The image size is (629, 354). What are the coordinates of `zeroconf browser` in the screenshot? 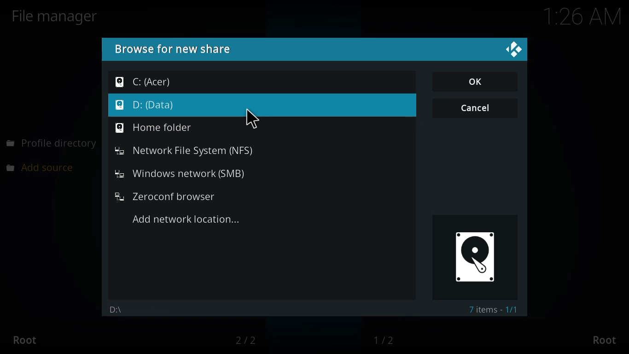 It's located at (166, 196).